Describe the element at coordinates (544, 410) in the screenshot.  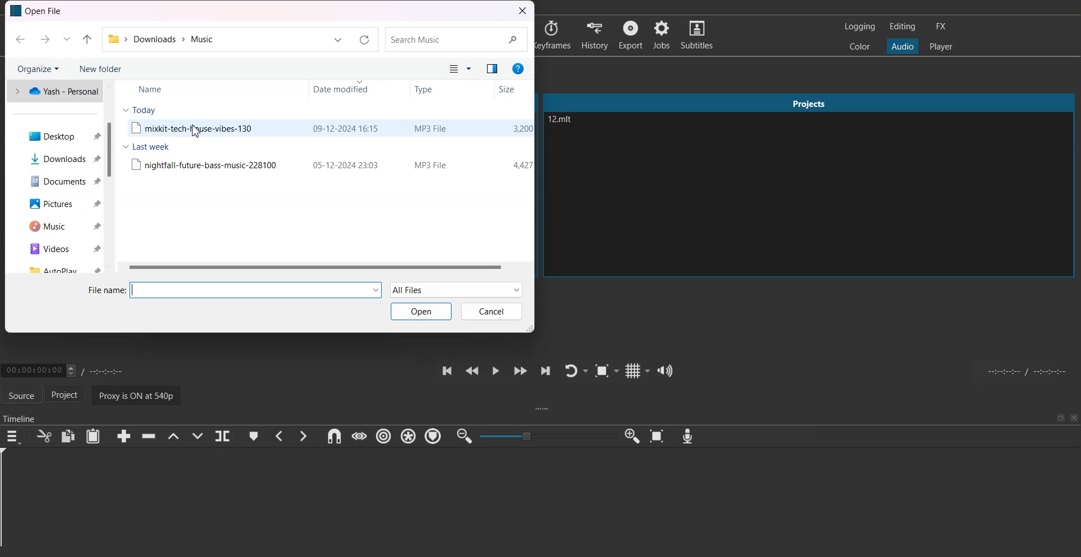
I see `Drag Handle` at that location.